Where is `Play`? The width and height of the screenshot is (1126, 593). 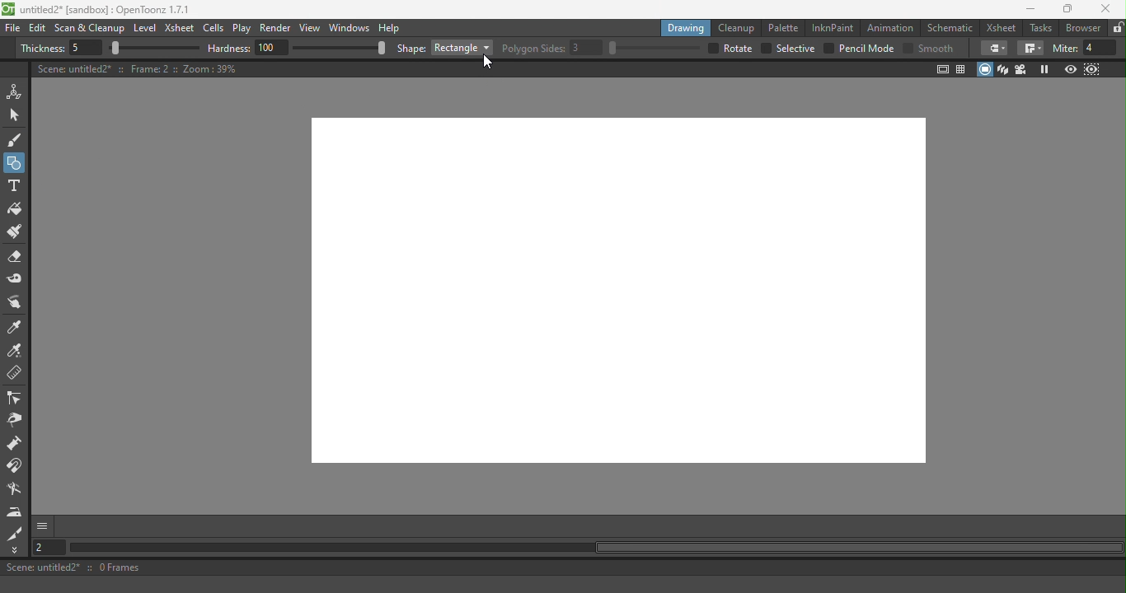 Play is located at coordinates (242, 28).